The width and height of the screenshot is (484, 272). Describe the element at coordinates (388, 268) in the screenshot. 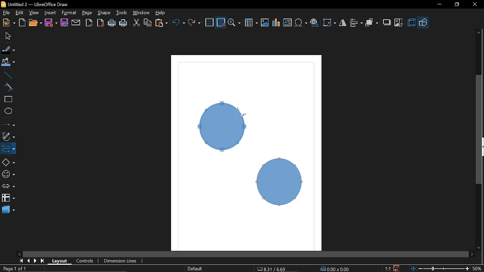

I see `Scaling factor` at that location.